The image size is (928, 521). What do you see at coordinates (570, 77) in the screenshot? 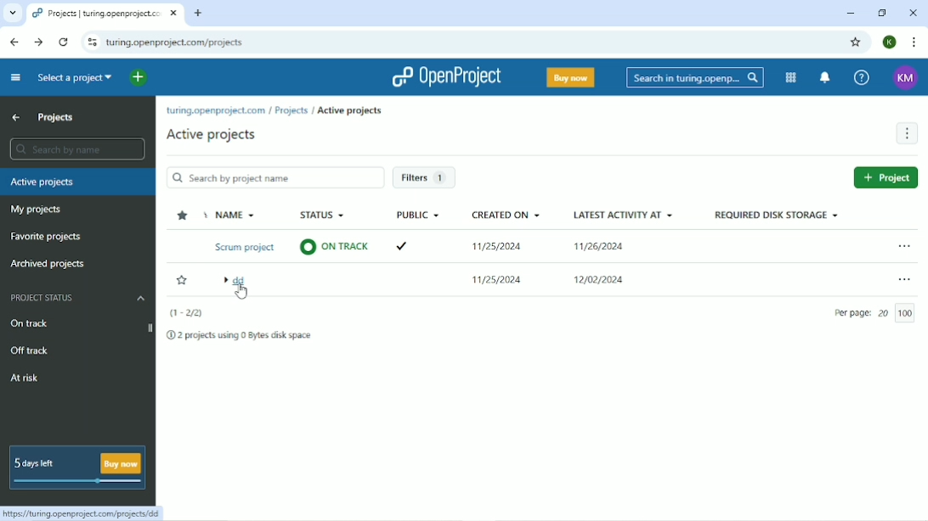
I see `Buy now` at bounding box center [570, 77].